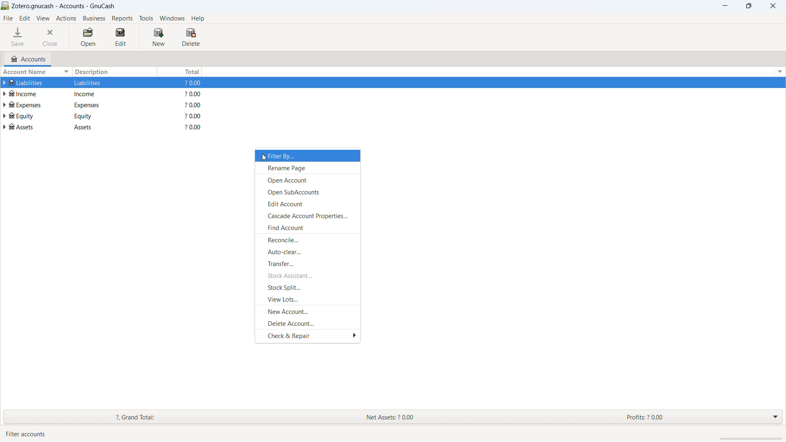 This screenshot has height=442, width=786. I want to click on open subaccounts, so click(307, 192).